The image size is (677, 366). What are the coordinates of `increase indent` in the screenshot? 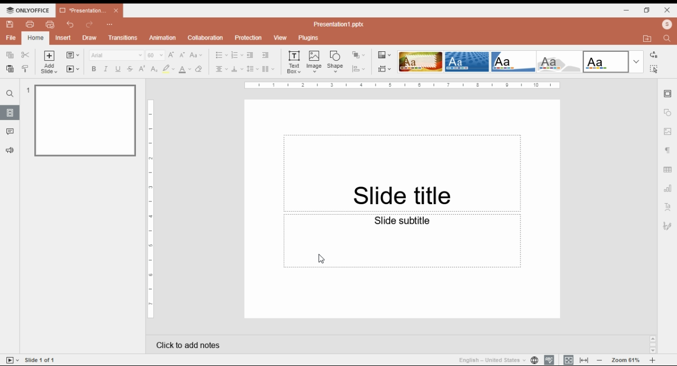 It's located at (265, 55).